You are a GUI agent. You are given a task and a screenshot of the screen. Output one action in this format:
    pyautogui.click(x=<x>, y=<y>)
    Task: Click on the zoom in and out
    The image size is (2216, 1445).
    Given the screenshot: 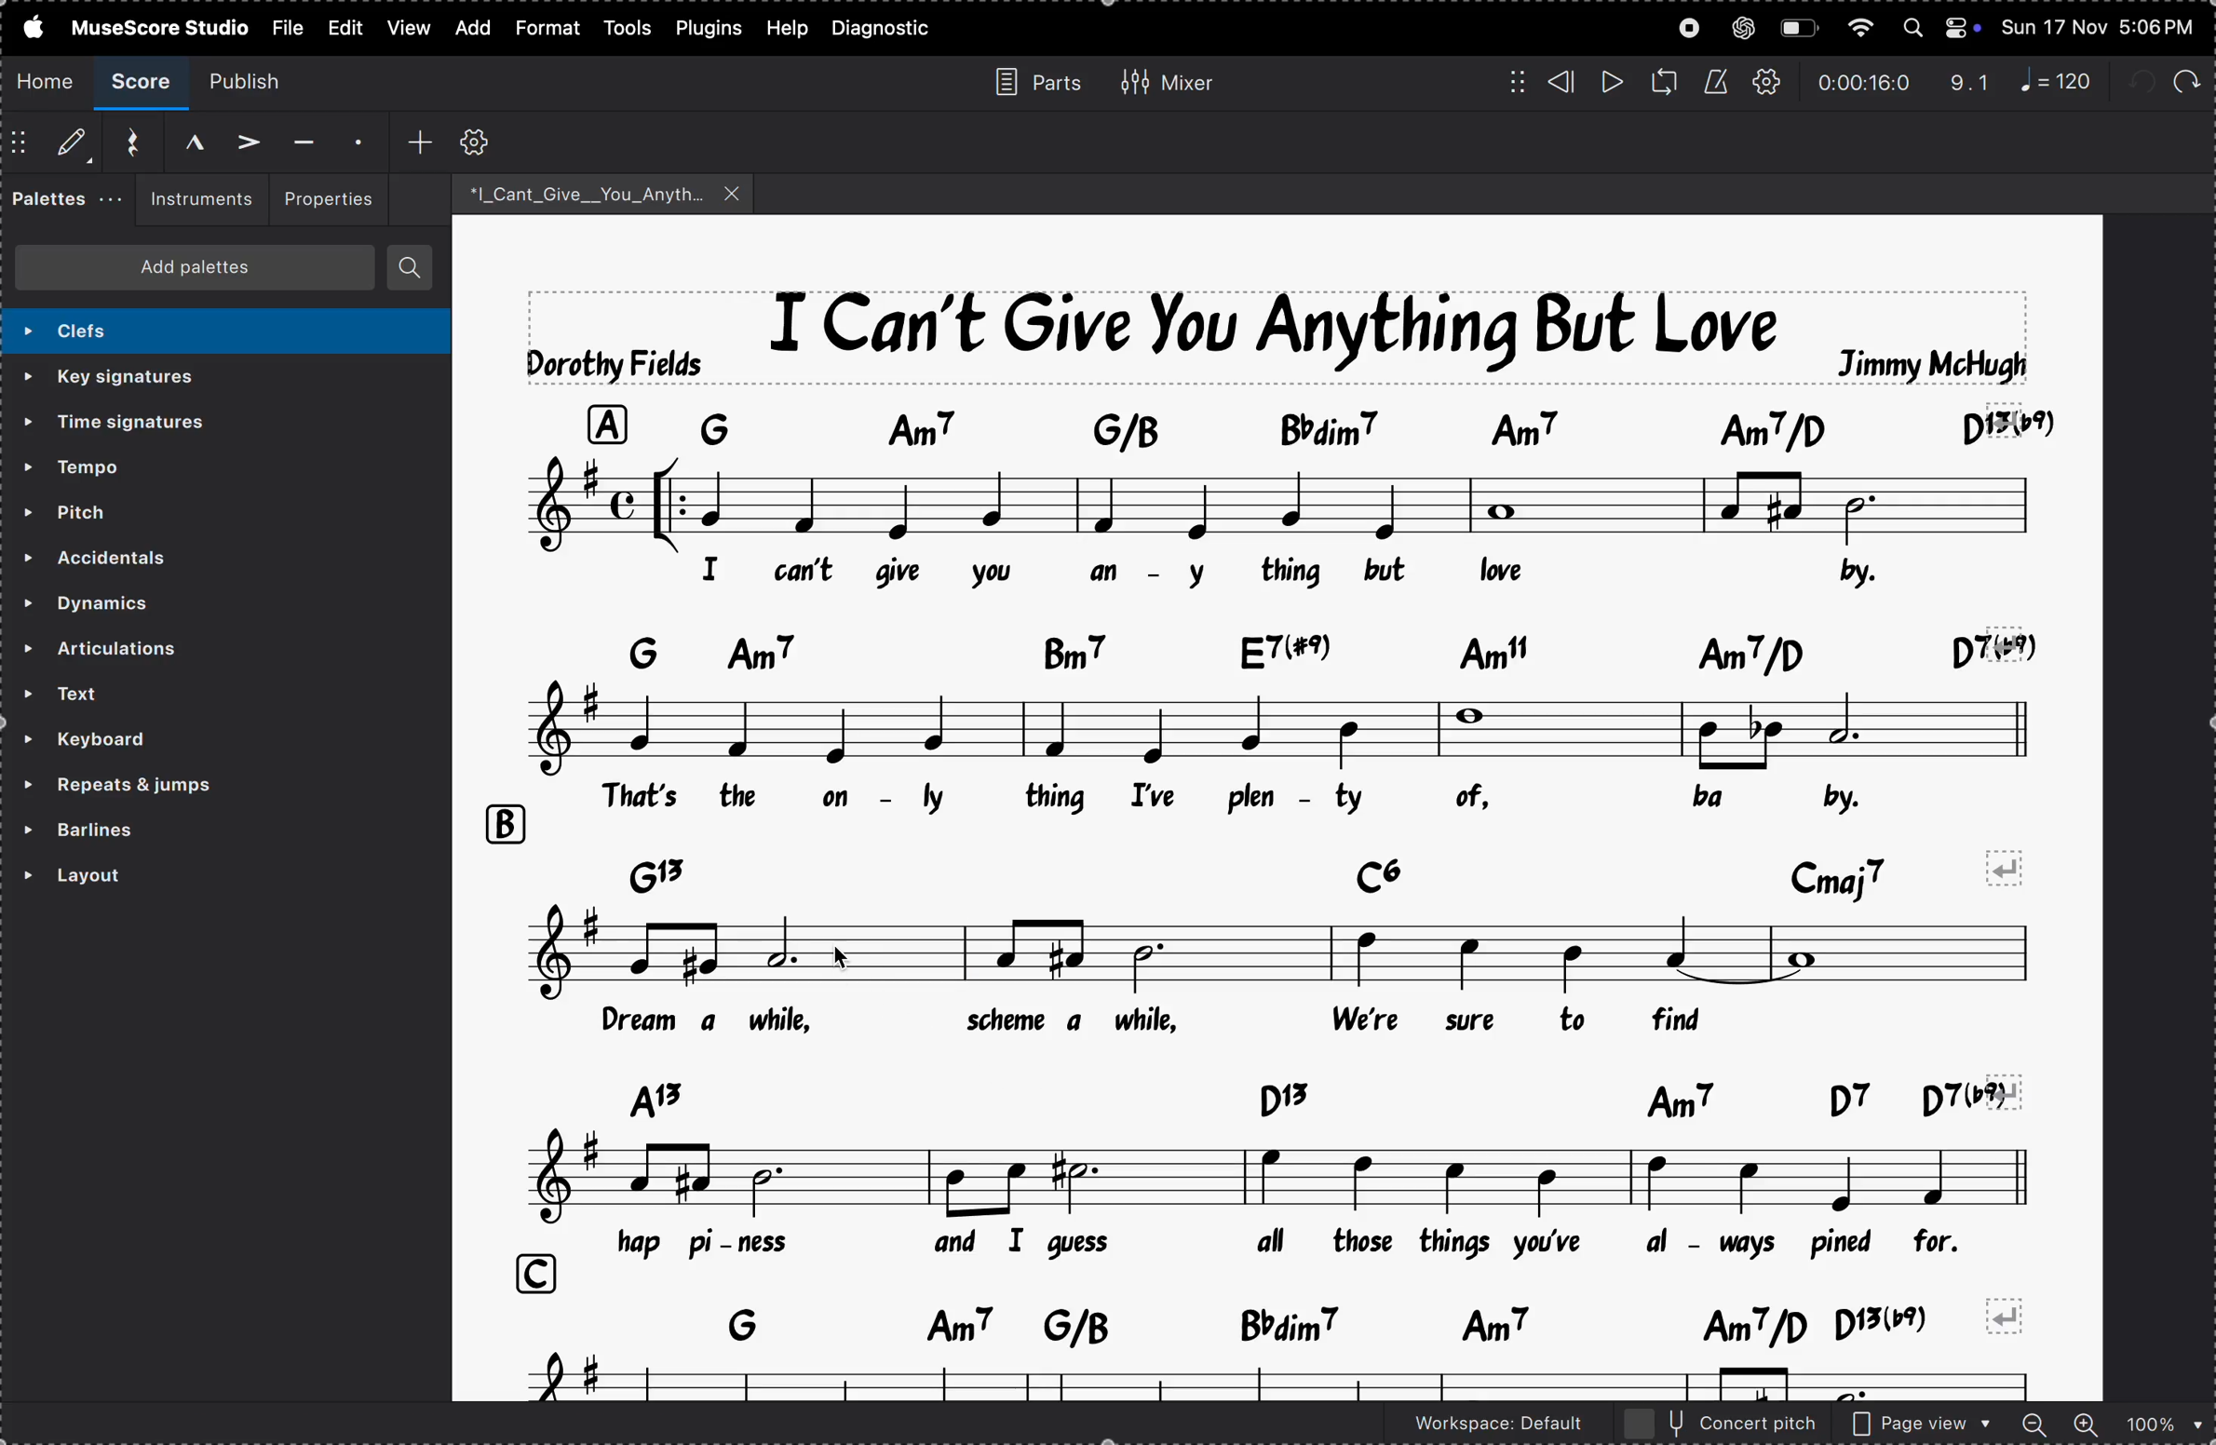 What is the action you would take?
    pyautogui.click(x=2111, y=1425)
    